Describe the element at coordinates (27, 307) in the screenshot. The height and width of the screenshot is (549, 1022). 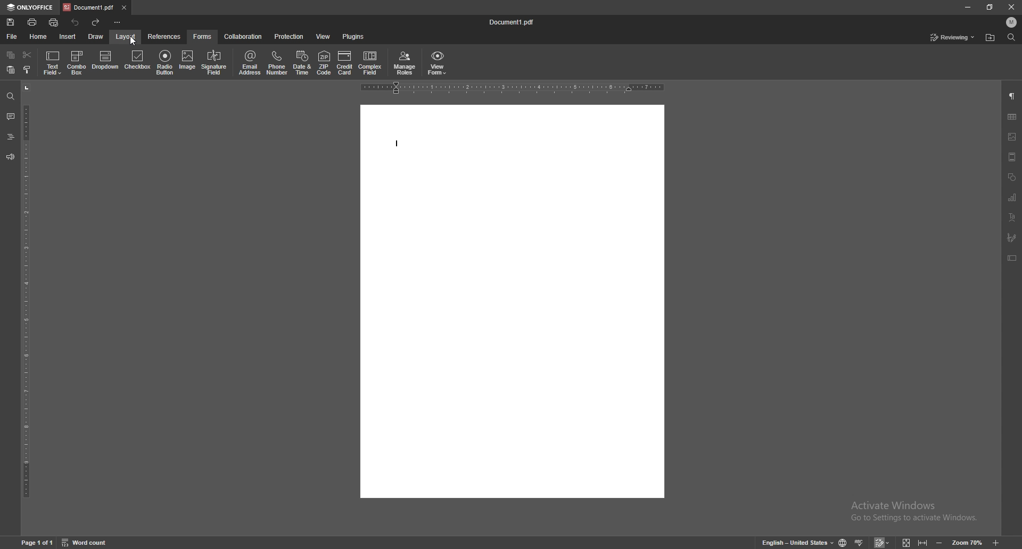
I see `vertical scale` at that location.